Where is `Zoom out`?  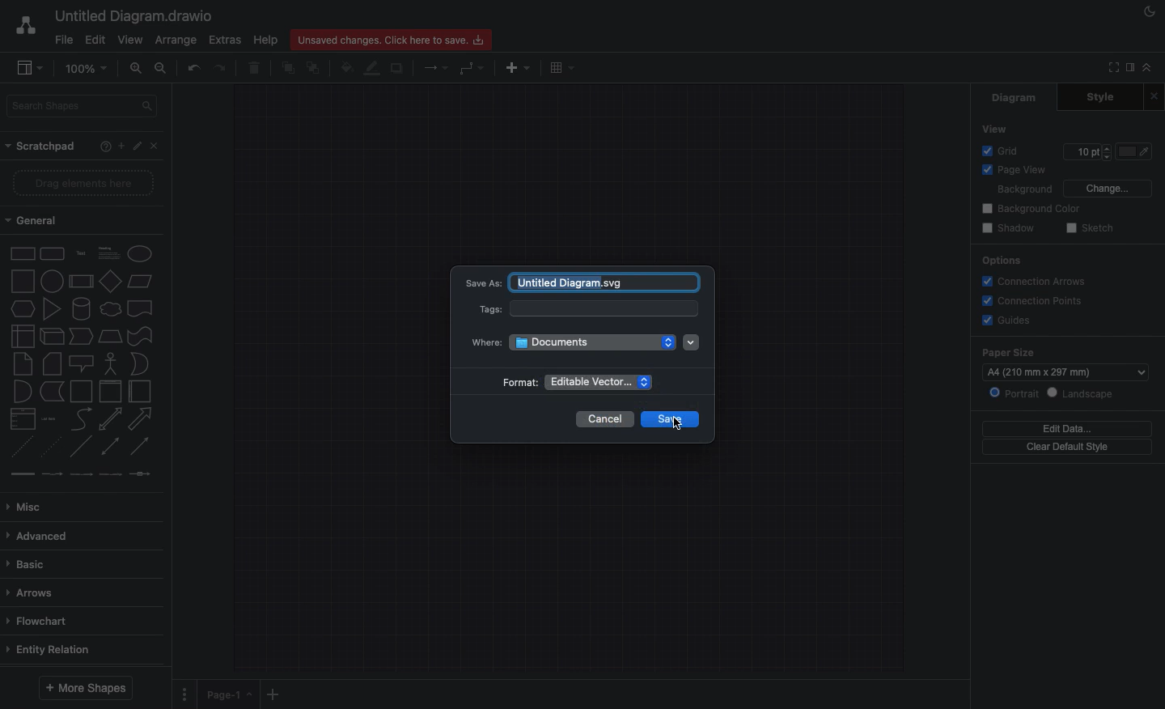 Zoom out is located at coordinates (162, 68).